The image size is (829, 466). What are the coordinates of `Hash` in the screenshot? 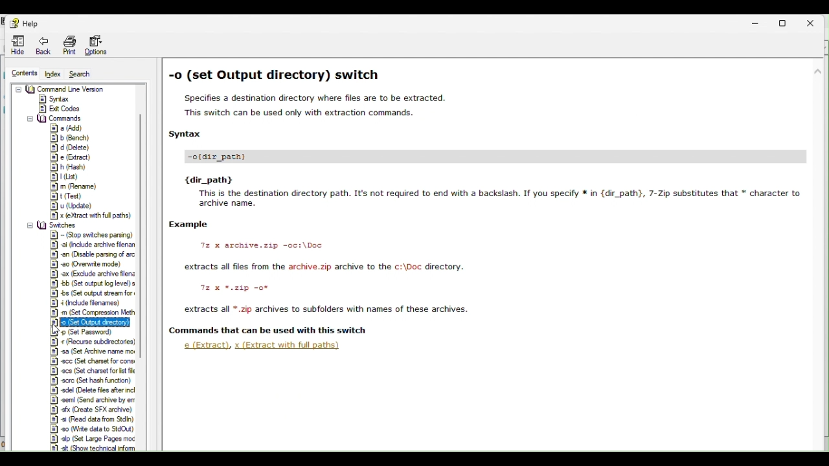 It's located at (67, 168).